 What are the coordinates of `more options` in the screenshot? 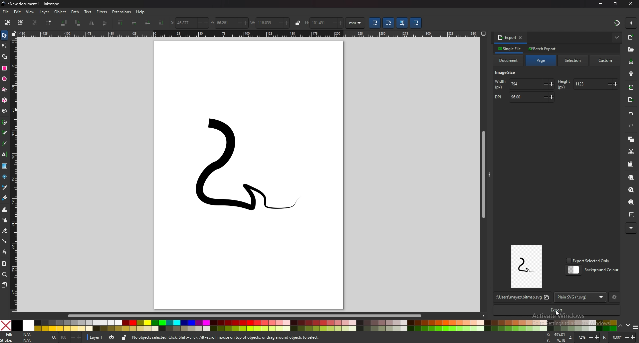 It's located at (617, 37).